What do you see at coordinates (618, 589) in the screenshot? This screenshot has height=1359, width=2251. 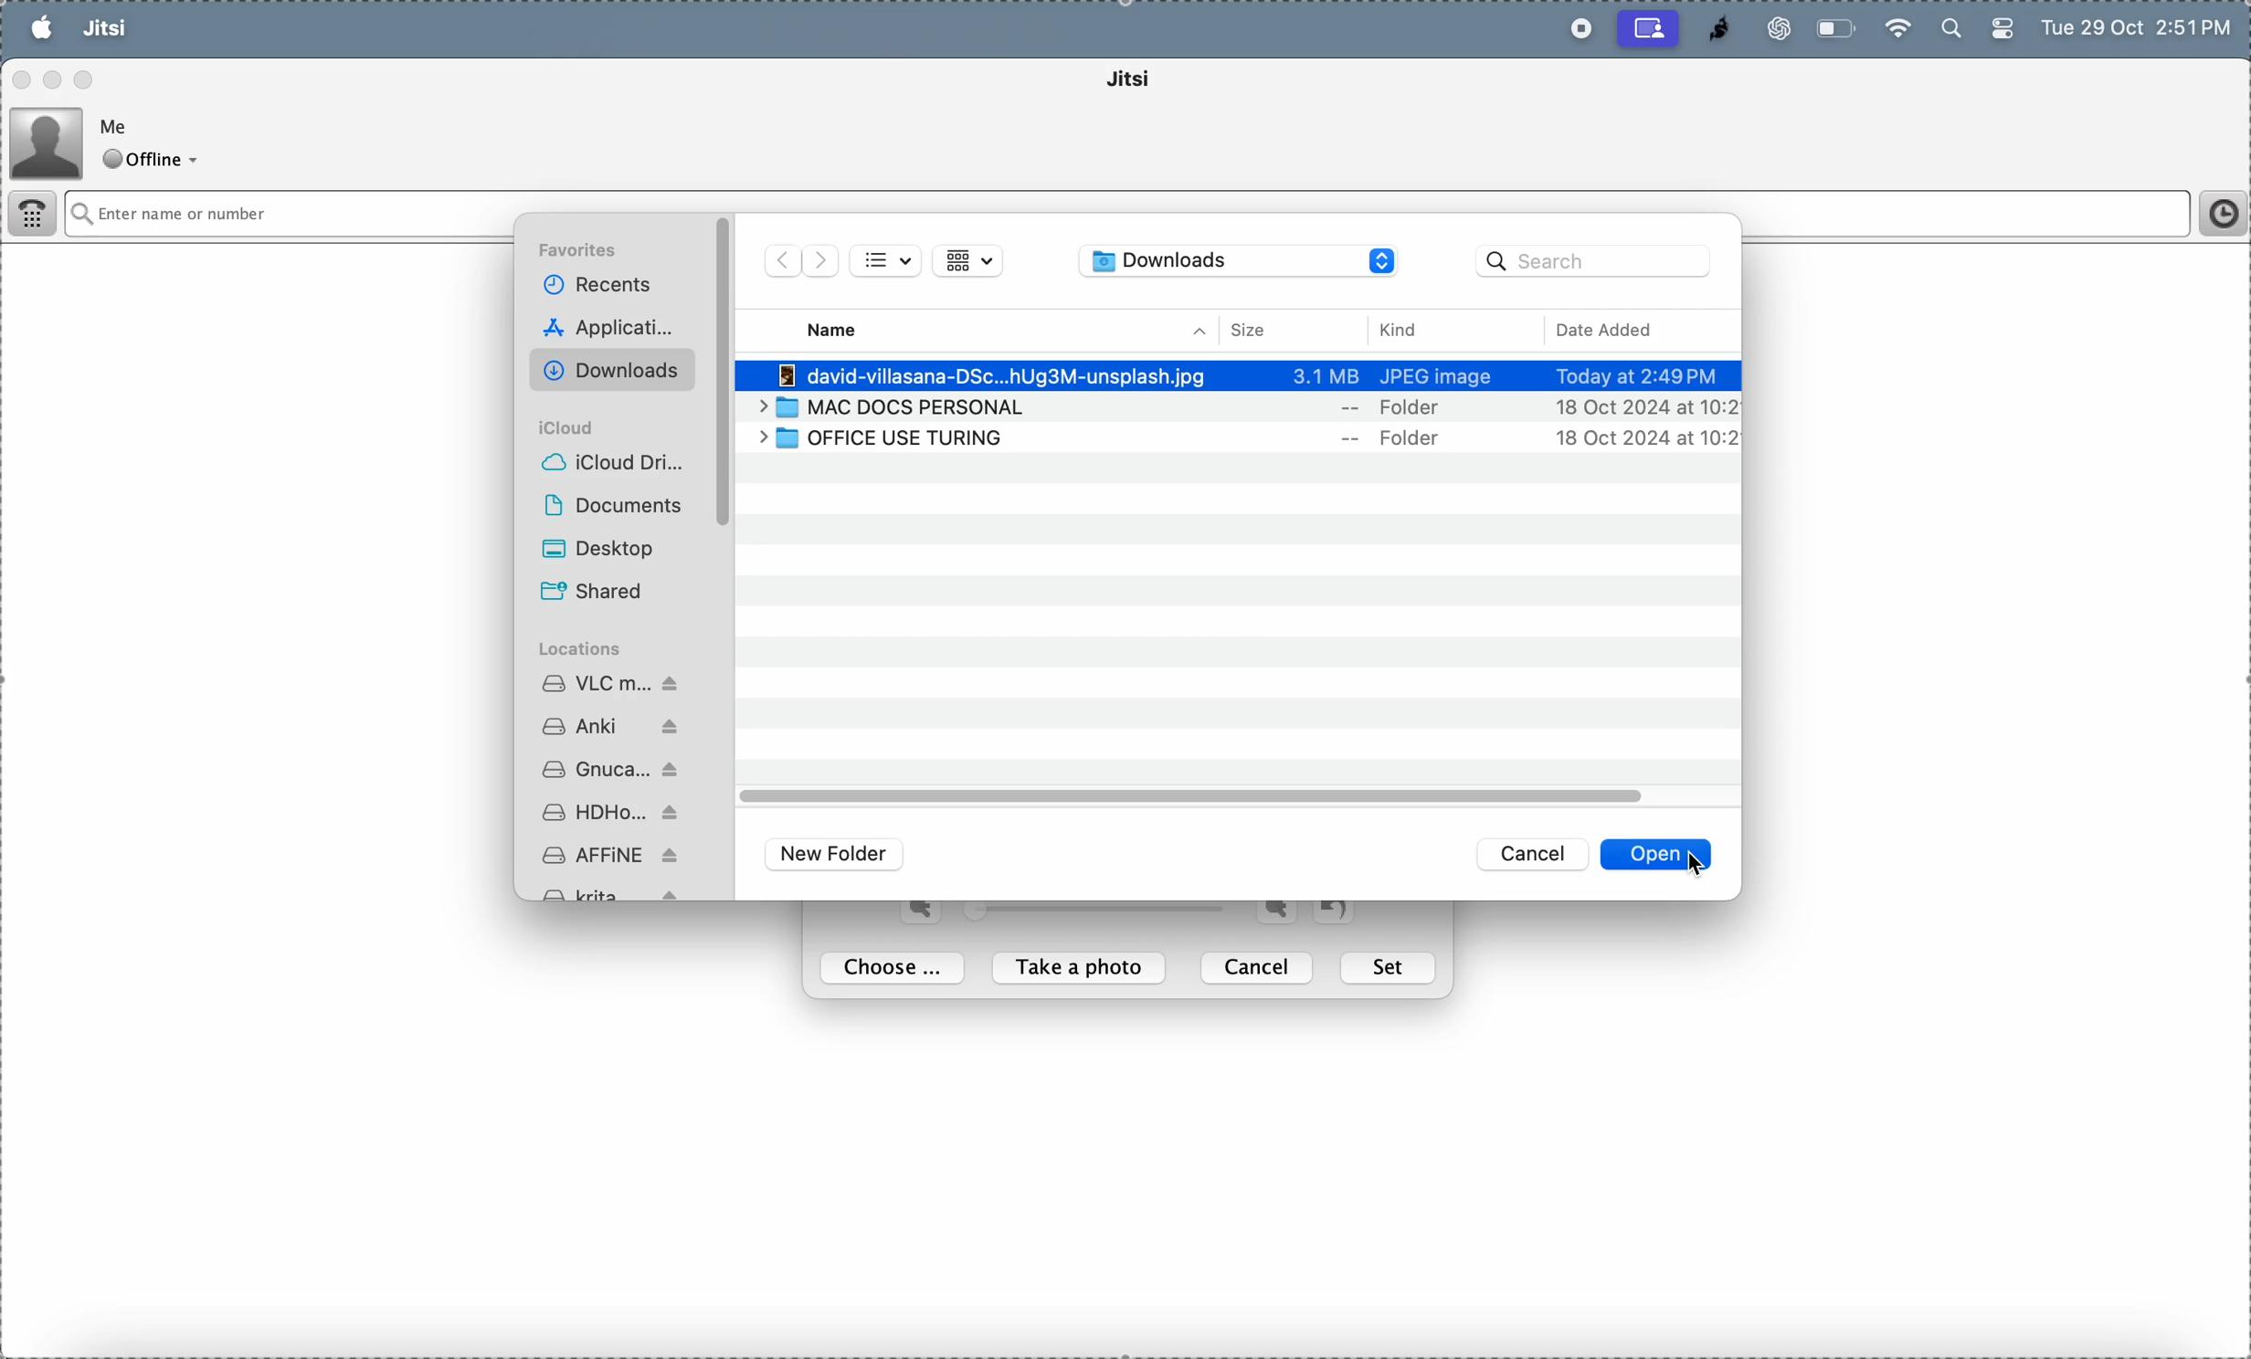 I see `shared` at bounding box center [618, 589].